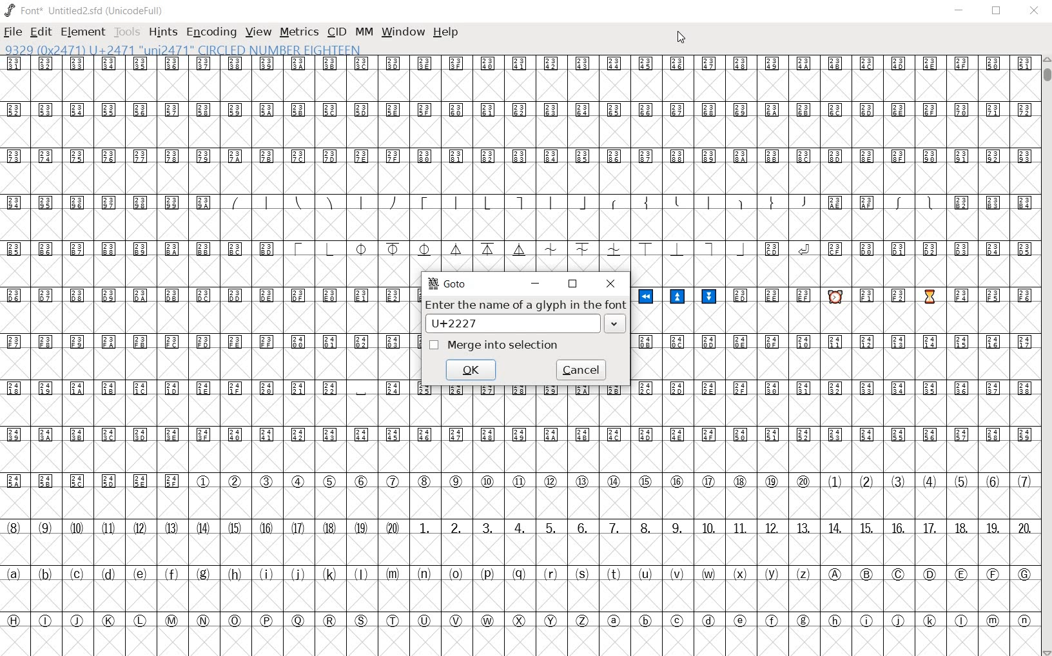 The height and width of the screenshot is (656, 1052). What do you see at coordinates (128, 32) in the screenshot?
I see `tools` at bounding box center [128, 32].